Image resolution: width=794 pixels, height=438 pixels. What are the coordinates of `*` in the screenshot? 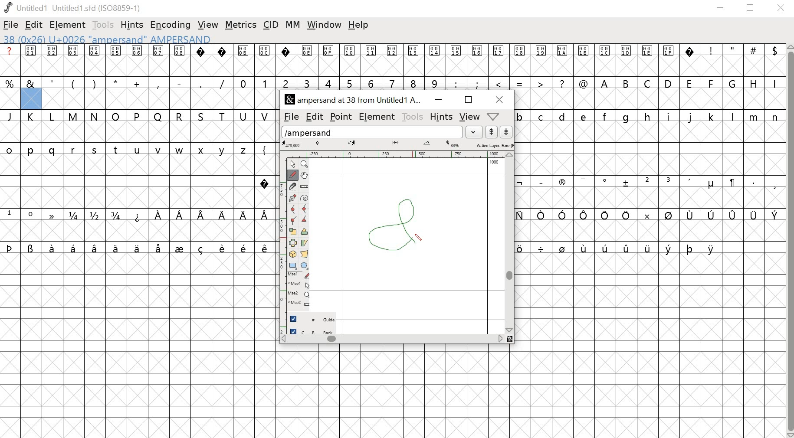 It's located at (116, 83).